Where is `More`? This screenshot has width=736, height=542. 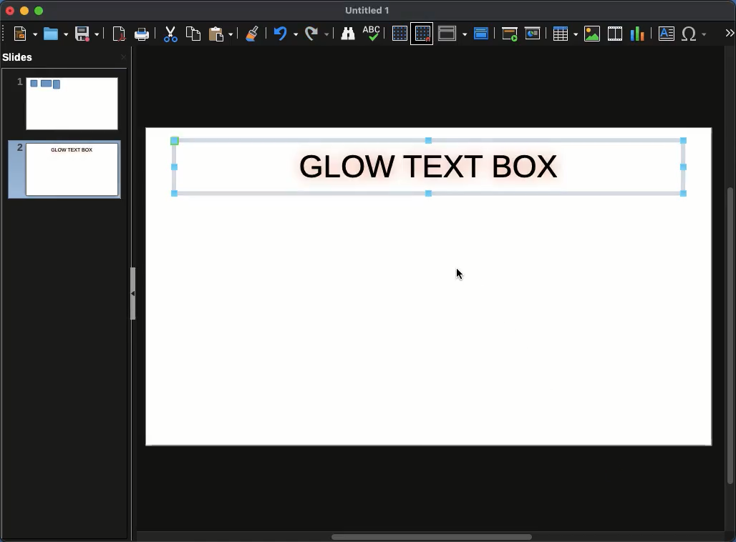
More is located at coordinates (729, 34).